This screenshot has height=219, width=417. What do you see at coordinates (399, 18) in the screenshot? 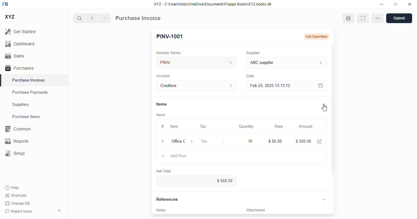
I see `submit` at bounding box center [399, 18].